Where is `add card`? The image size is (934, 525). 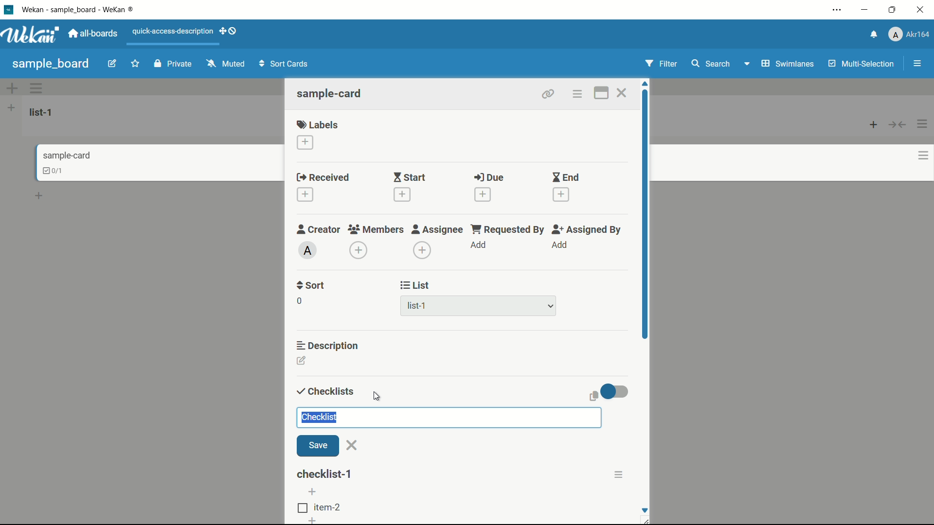 add card is located at coordinates (874, 124).